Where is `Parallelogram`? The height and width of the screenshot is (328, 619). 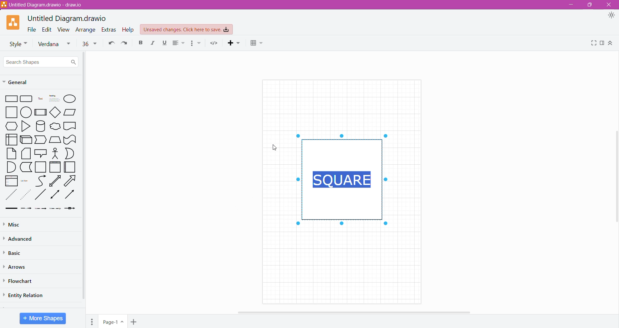
Parallelogram is located at coordinates (70, 112).